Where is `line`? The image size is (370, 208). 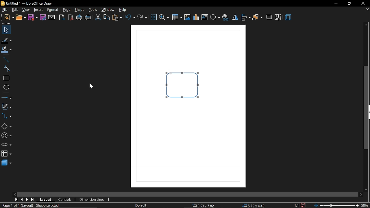 line is located at coordinates (6, 60).